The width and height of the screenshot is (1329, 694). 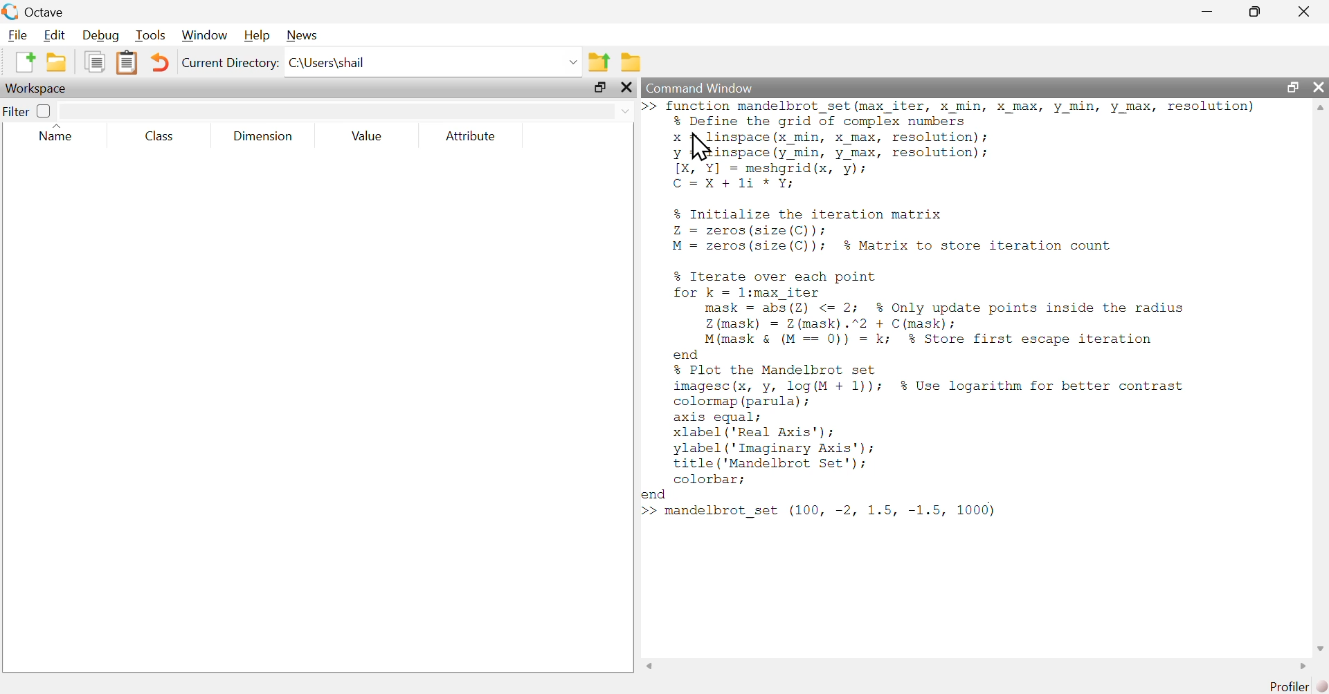 What do you see at coordinates (472, 137) in the screenshot?
I see `Attribute` at bounding box center [472, 137].